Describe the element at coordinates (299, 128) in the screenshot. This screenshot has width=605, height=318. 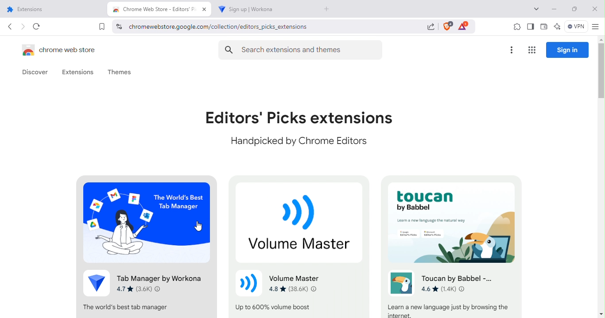
I see `Featured extensions` at that location.